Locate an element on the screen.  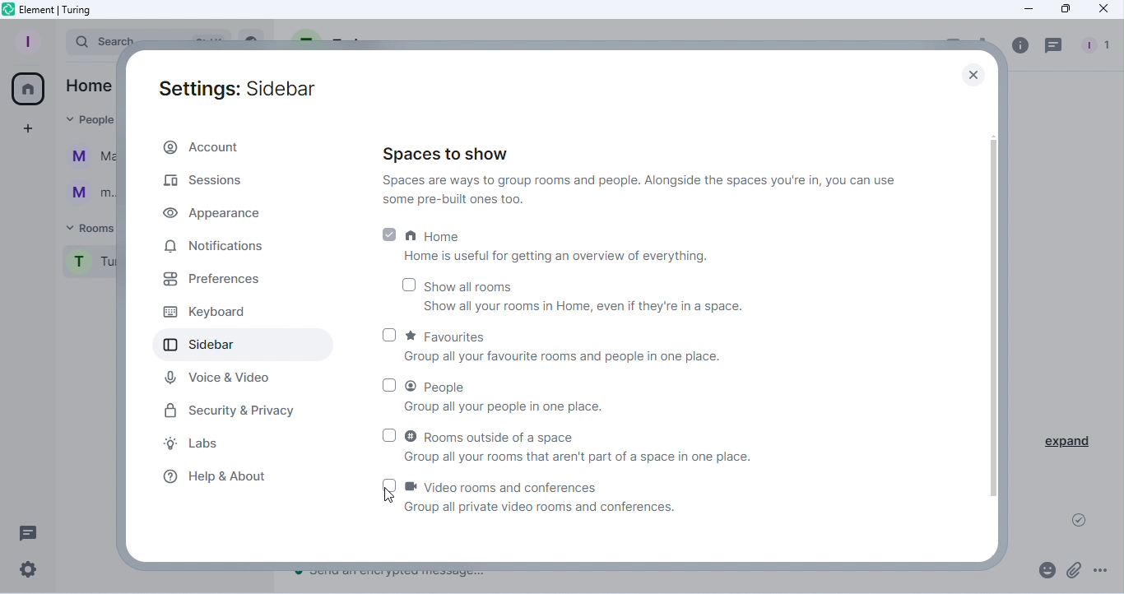
Video rooms and conferences is located at coordinates (534, 494).